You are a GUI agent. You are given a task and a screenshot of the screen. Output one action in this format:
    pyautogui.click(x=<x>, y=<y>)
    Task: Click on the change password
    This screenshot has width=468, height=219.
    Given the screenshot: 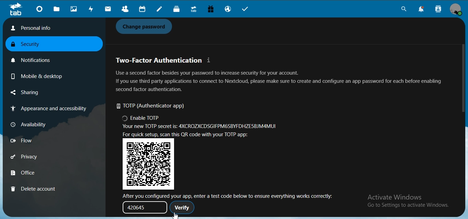 What is the action you would take?
    pyautogui.click(x=146, y=27)
    